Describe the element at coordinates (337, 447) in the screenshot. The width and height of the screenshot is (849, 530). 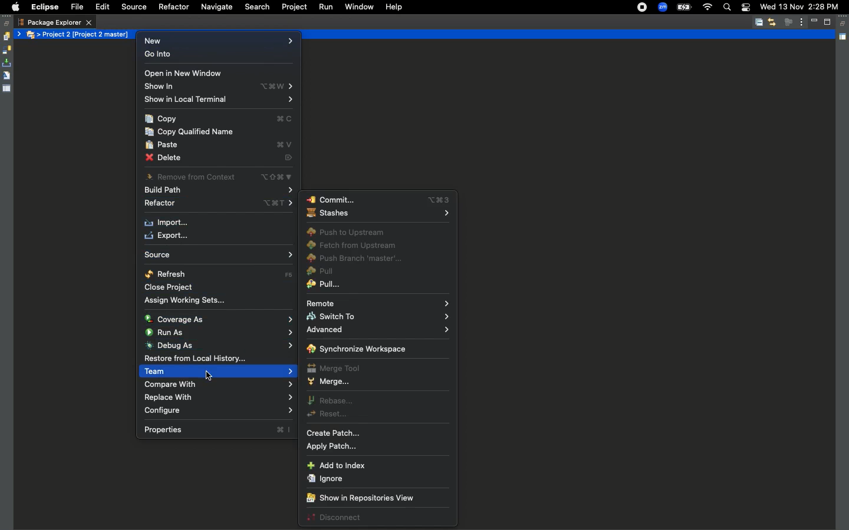
I see `Apply patch` at that location.